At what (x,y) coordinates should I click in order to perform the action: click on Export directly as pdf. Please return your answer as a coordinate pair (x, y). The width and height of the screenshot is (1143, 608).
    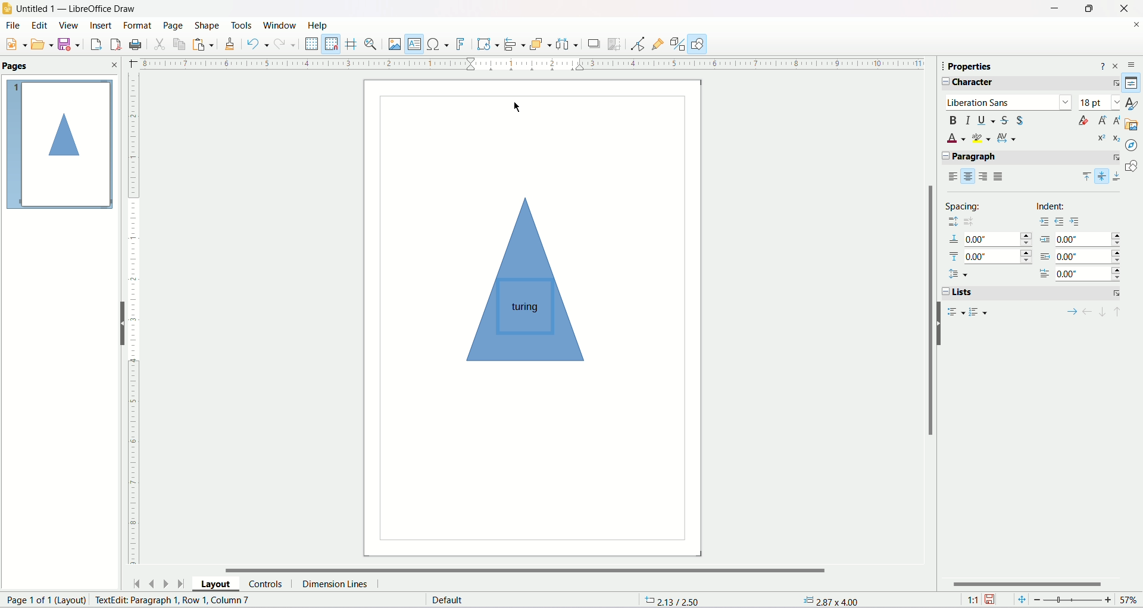
    Looking at the image, I should click on (115, 44).